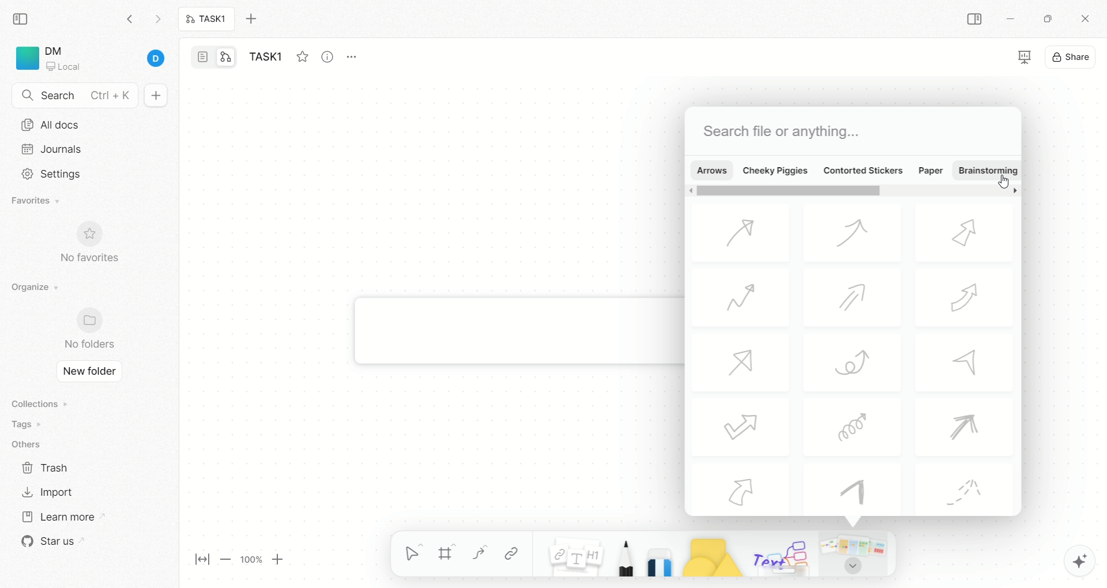 The height and width of the screenshot is (588, 1107). I want to click on arrows, so click(711, 169).